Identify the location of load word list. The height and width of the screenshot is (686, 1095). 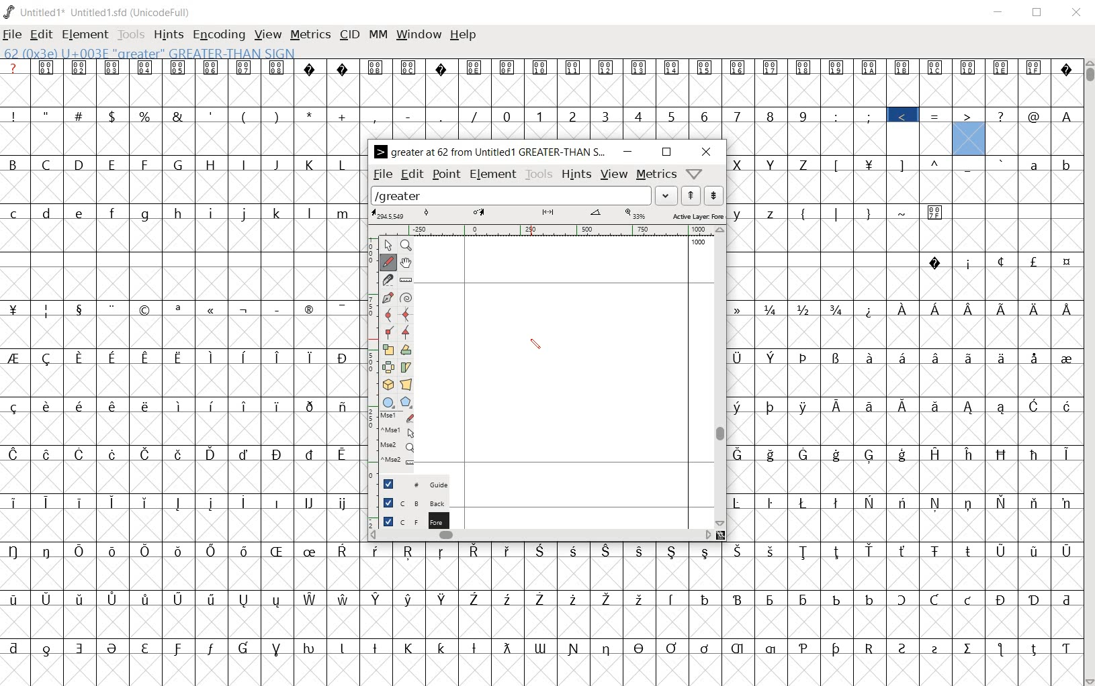
(525, 195).